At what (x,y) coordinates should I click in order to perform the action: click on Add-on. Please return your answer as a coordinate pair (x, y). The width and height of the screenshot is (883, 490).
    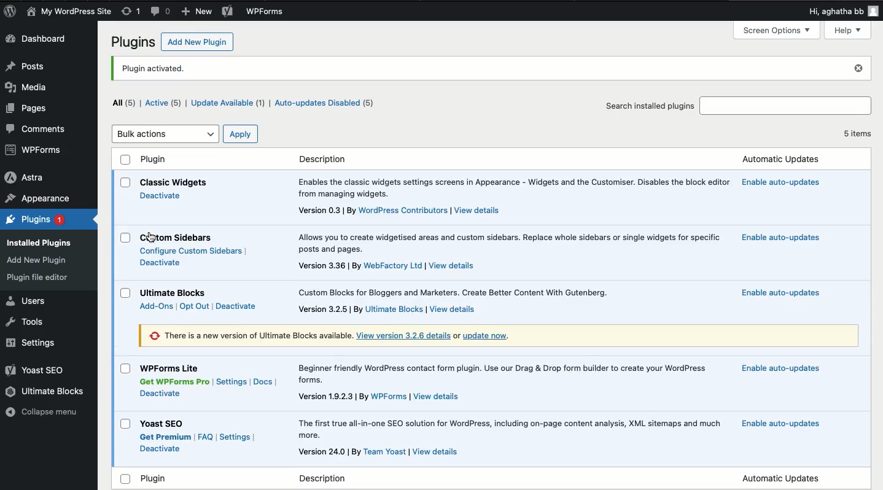
    Looking at the image, I should click on (157, 308).